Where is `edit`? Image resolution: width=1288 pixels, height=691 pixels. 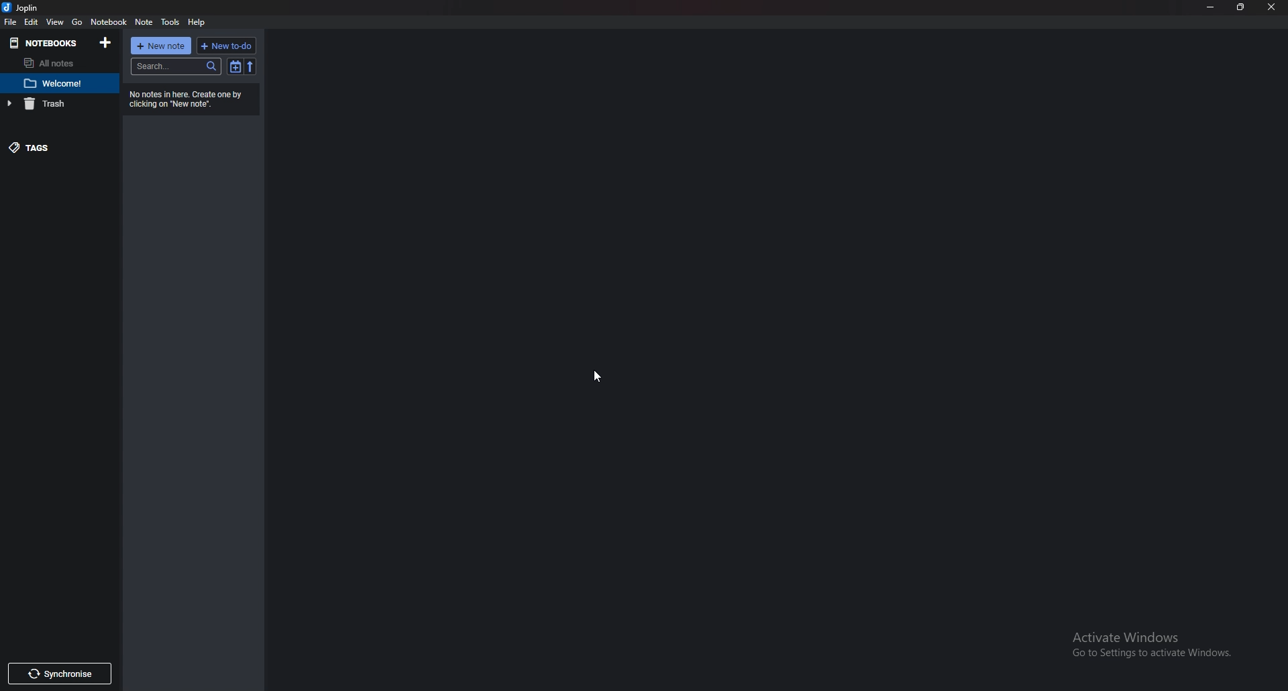 edit is located at coordinates (32, 21).